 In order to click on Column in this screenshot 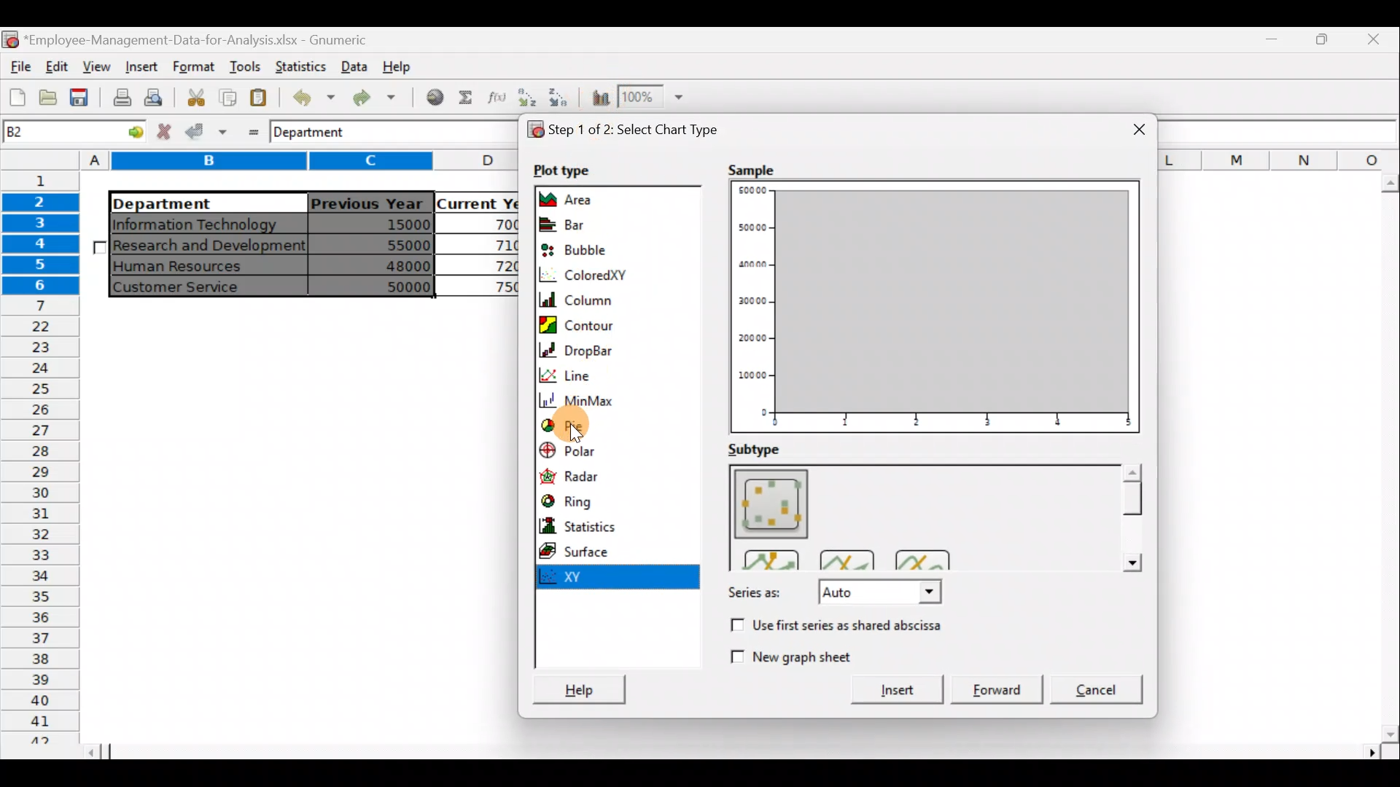, I will do `click(604, 298)`.